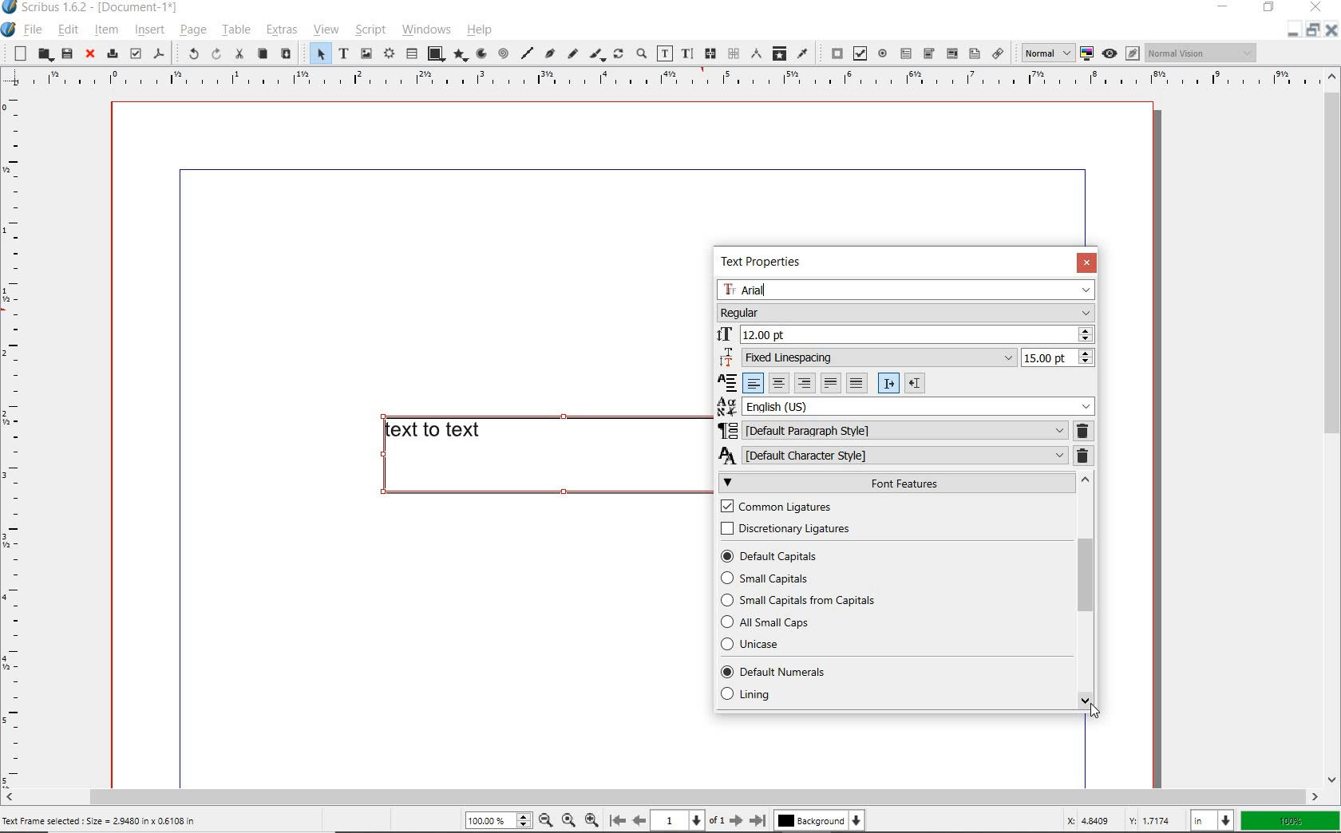  I want to click on 1 of 1, so click(687, 820).